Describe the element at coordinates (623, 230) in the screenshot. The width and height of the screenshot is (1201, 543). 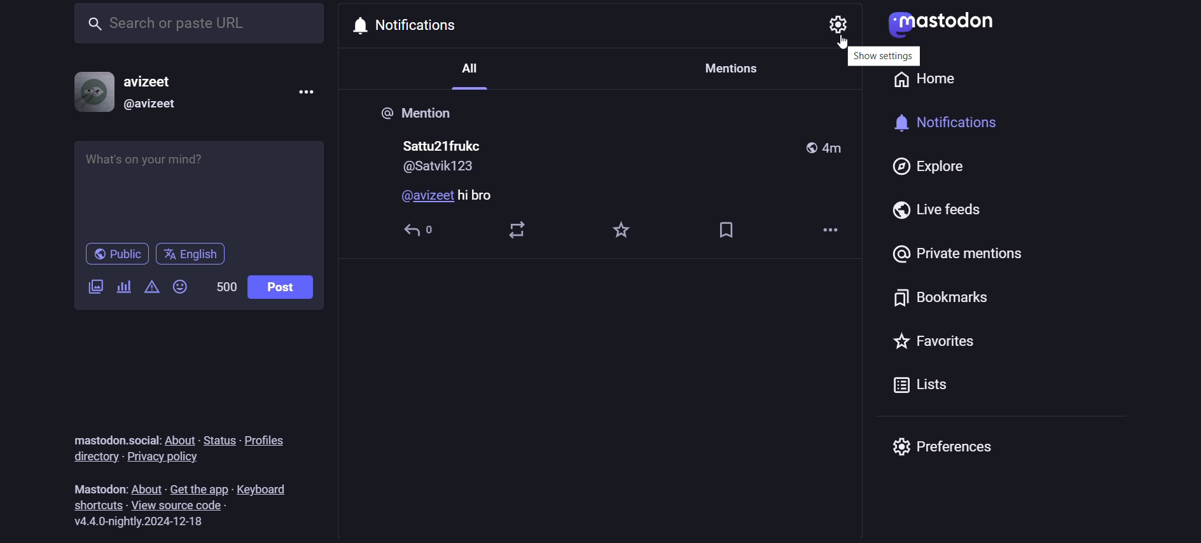
I see `favorites` at that location.